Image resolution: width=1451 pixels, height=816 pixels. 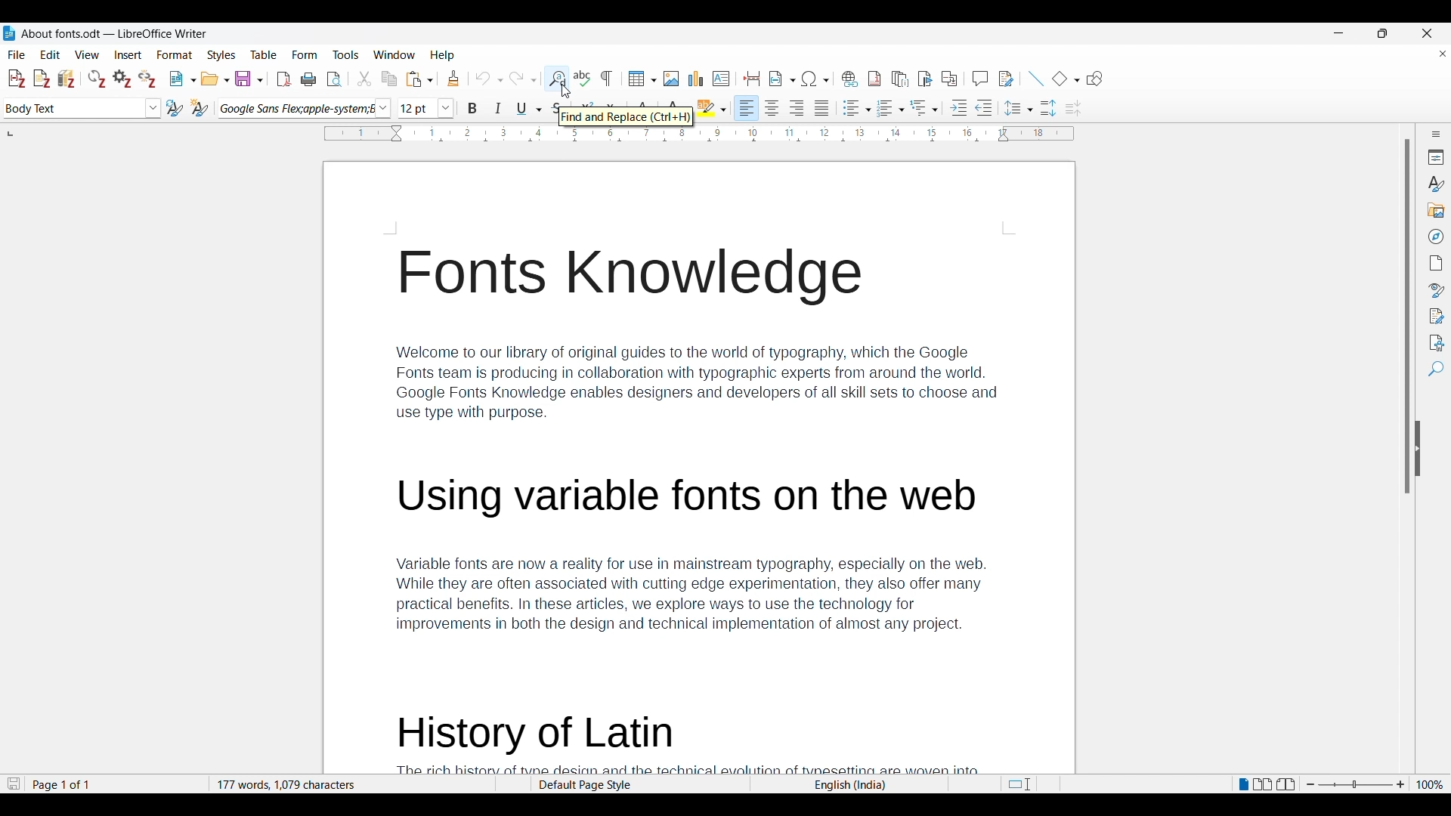 What do you see at coordinates (1436, 134) in the screenshot?
I see `Sidebar settings` at bounding box center [1436, 134].